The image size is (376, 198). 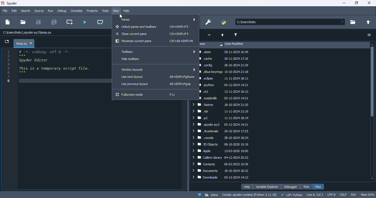 I want to click on panes, so click(x=157, y=20).